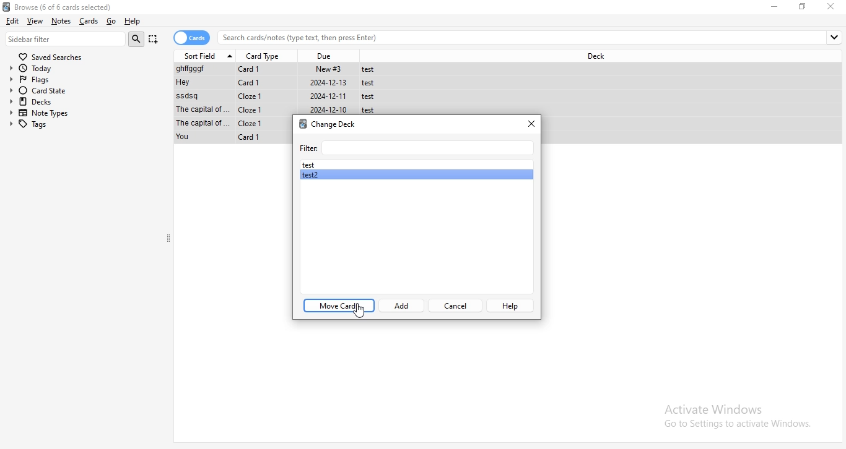 The width and height of the screenshot is (846, 449). I want to click on flags, so click(81, 80).